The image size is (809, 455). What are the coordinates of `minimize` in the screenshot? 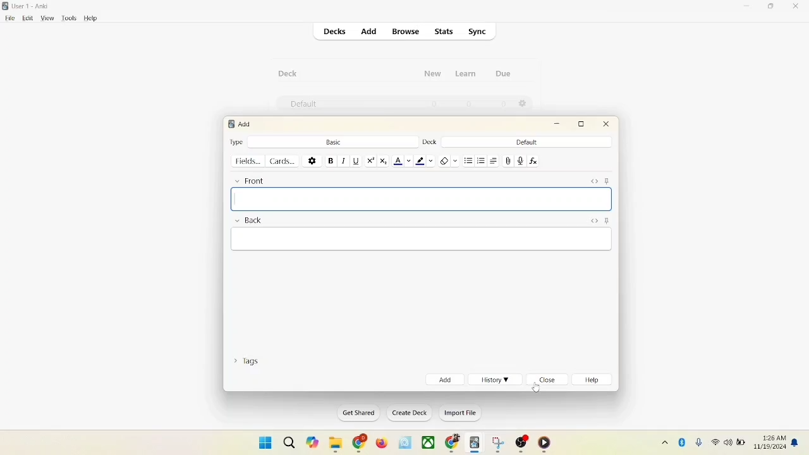 It's located at (748, 7).